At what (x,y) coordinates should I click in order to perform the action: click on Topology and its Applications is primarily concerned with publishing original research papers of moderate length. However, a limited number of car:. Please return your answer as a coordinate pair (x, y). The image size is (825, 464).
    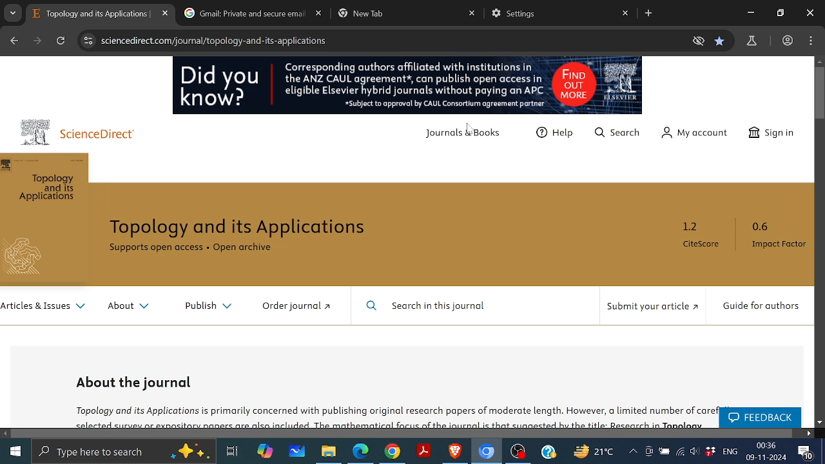
    Looking at the image, I should click on (389, 412).